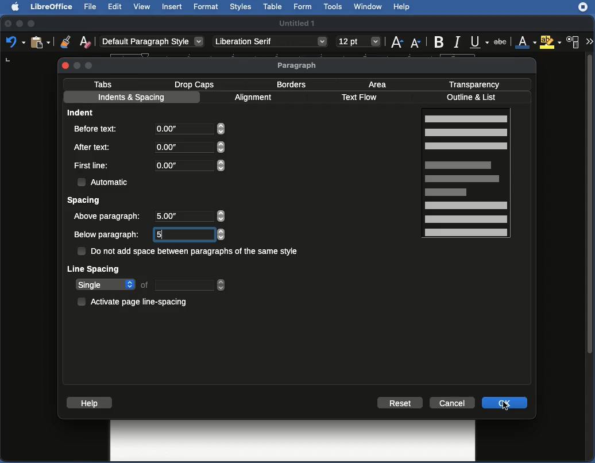 Image resolution: width=595 pixels, height=463 pixels. Describe the element at coordinates (206, 7) in the screenshot. I see `Format ` at that location.